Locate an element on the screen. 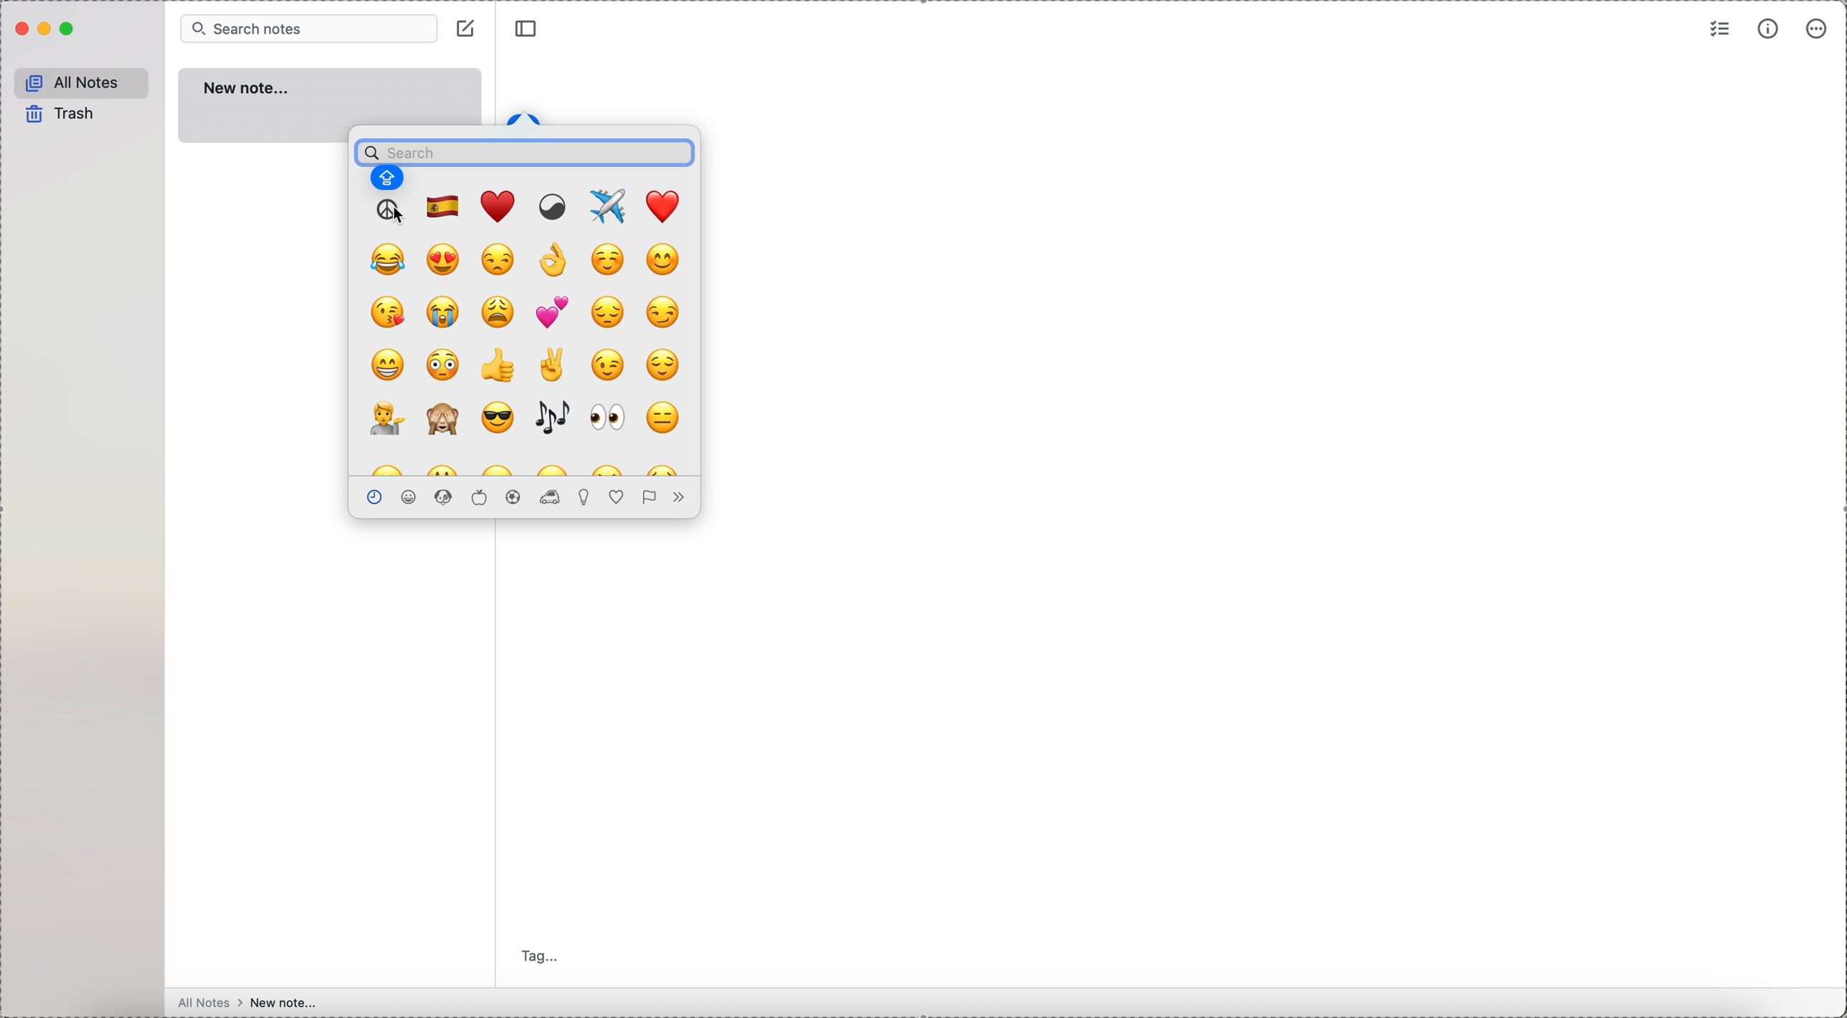 The width and height of the screenshot is (1847, 1018). emoji is located at coordinates (662, 368).